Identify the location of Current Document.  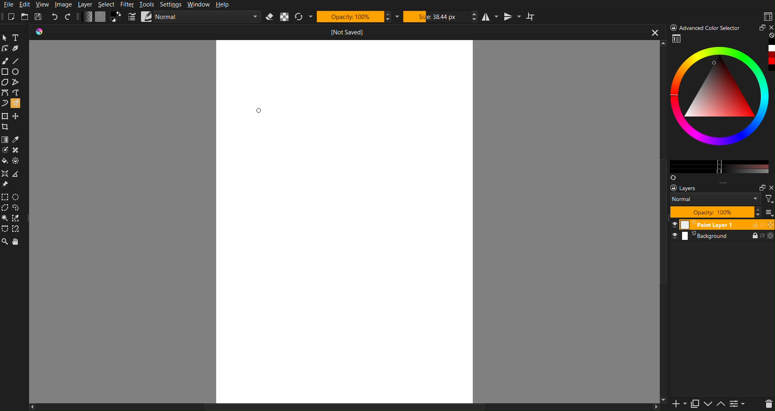
(327, 32).